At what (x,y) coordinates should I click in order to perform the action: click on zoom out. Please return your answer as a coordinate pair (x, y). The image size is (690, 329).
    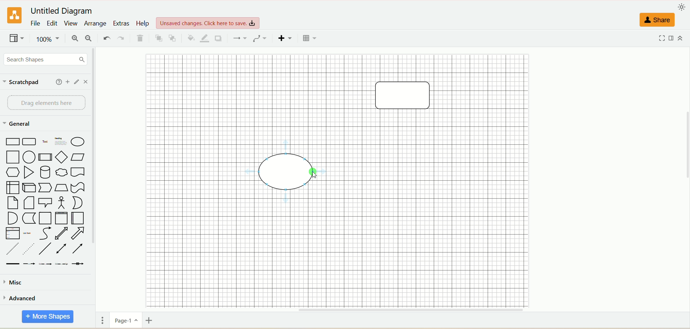
    Looking at the image, I should click on (90, 39).